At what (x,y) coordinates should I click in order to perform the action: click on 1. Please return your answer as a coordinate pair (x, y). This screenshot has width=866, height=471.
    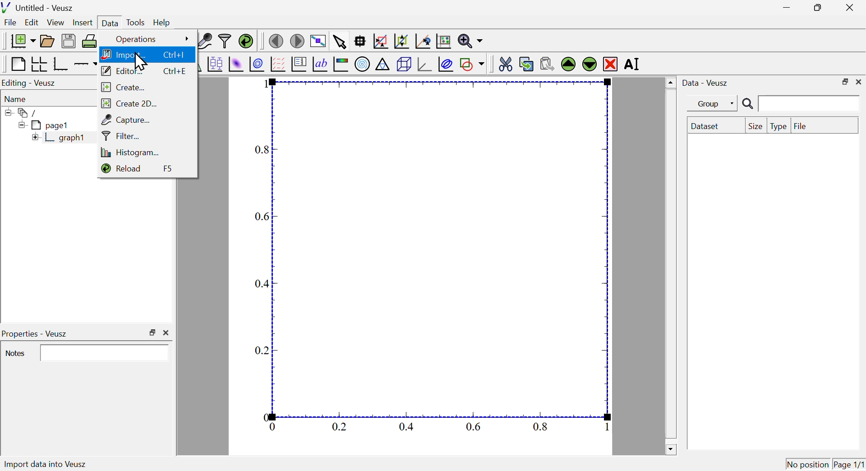
    Looking at the image, I should click on (607, 427).